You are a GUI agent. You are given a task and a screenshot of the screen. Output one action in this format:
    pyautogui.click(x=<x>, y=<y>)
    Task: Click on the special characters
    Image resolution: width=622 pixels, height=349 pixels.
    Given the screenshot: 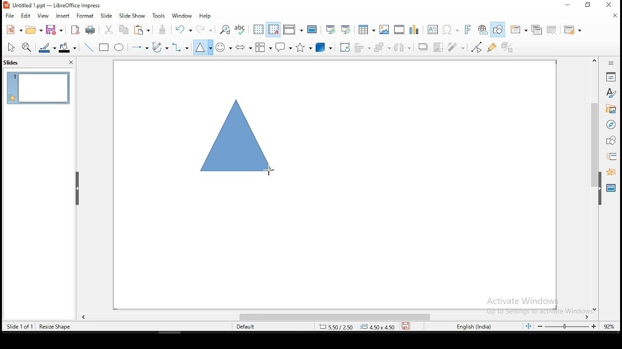 What is the action you would take?
    pyautogui.click(x=449, y=30)
    